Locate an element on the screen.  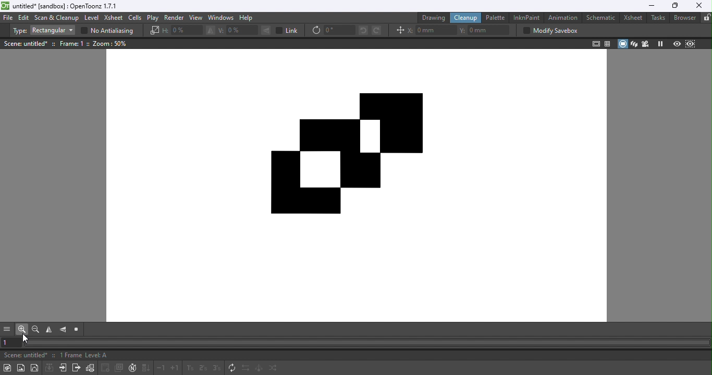
Camera stand view is located at coordinates (622, 44).